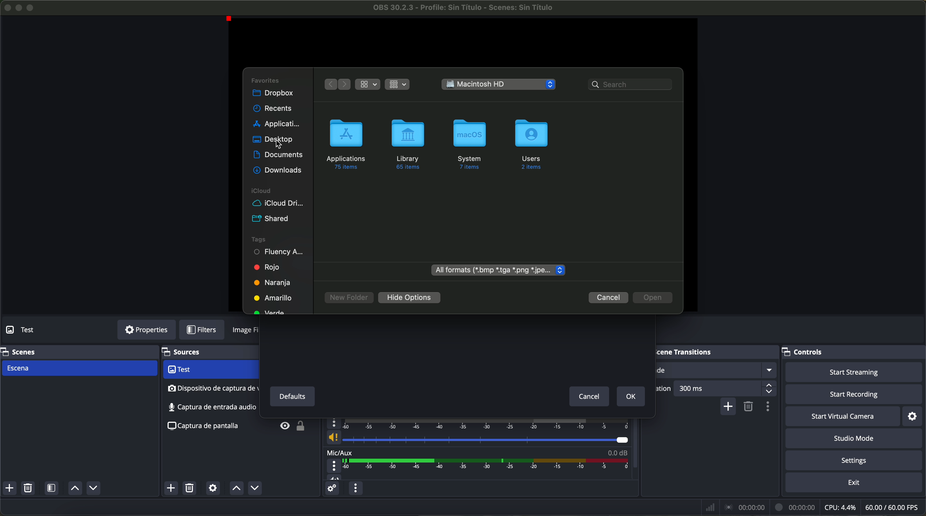 The image size is (926, 516). What do you see at coordinates (272, 310) in the screenshot?
I see `green` at bounding box center [272, 310].